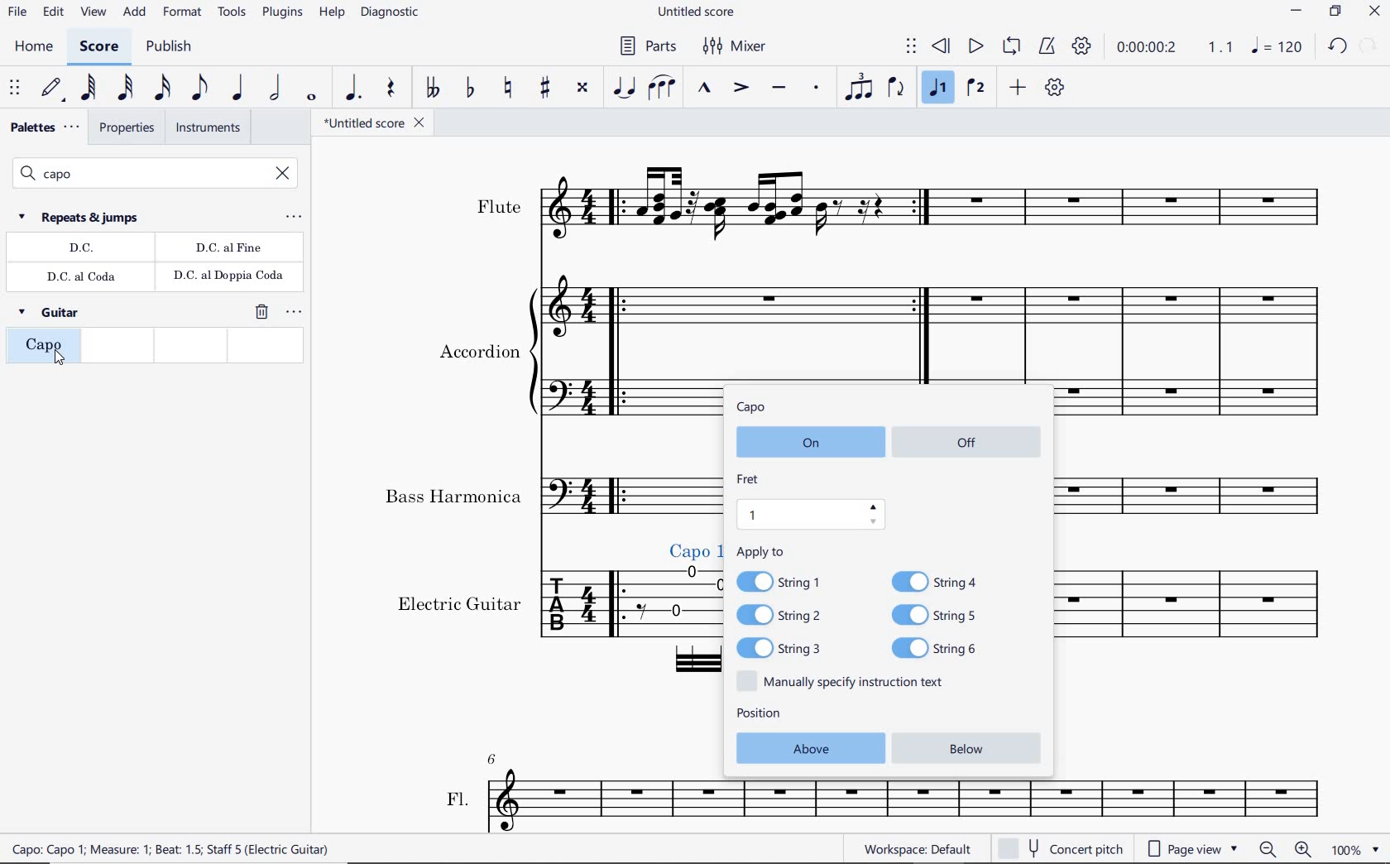  What do you see at coordinates (295, 312) in the screenshot?
I see `palette properties` at bounding box center [295, 312].